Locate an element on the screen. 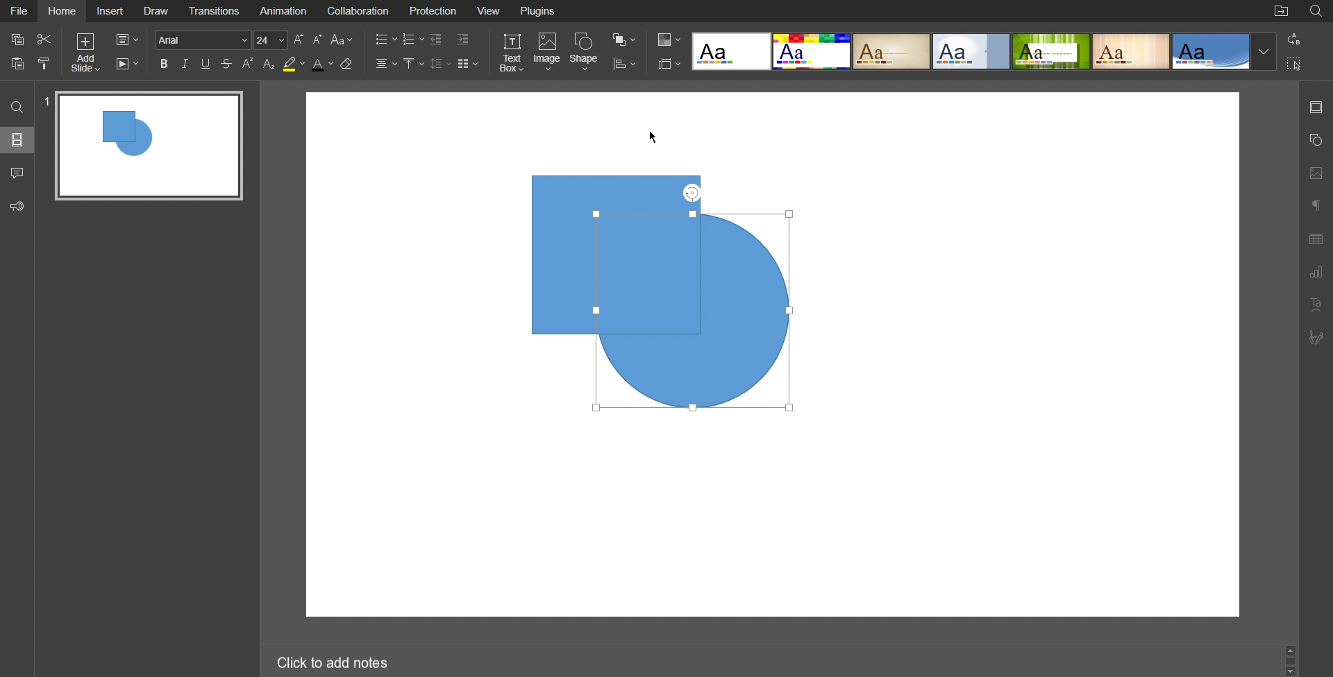 The width and height of the screenshot is (1333, 677). Alignment is located at coordinates (385, 63).